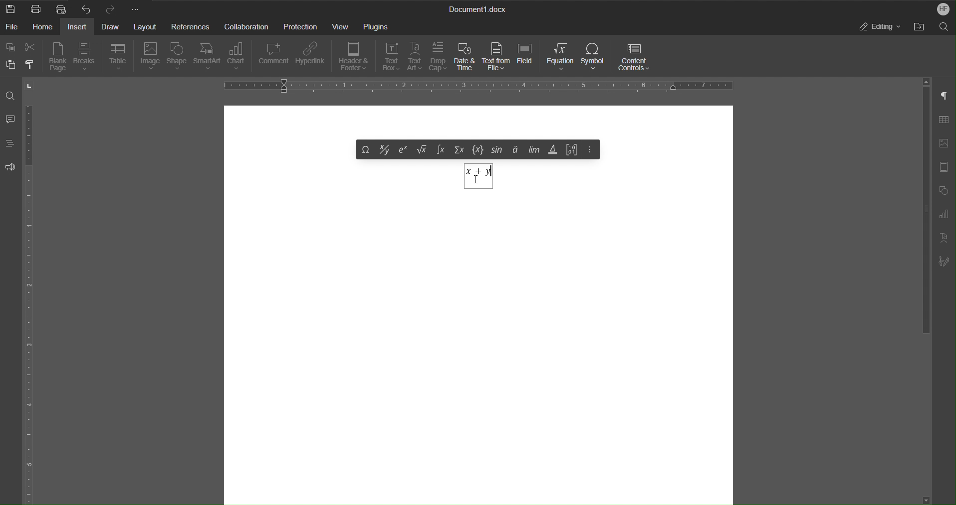  Describe the element at coordinates (483, 85) in the screenshot. I see `Horizontal Ruler` at that location.